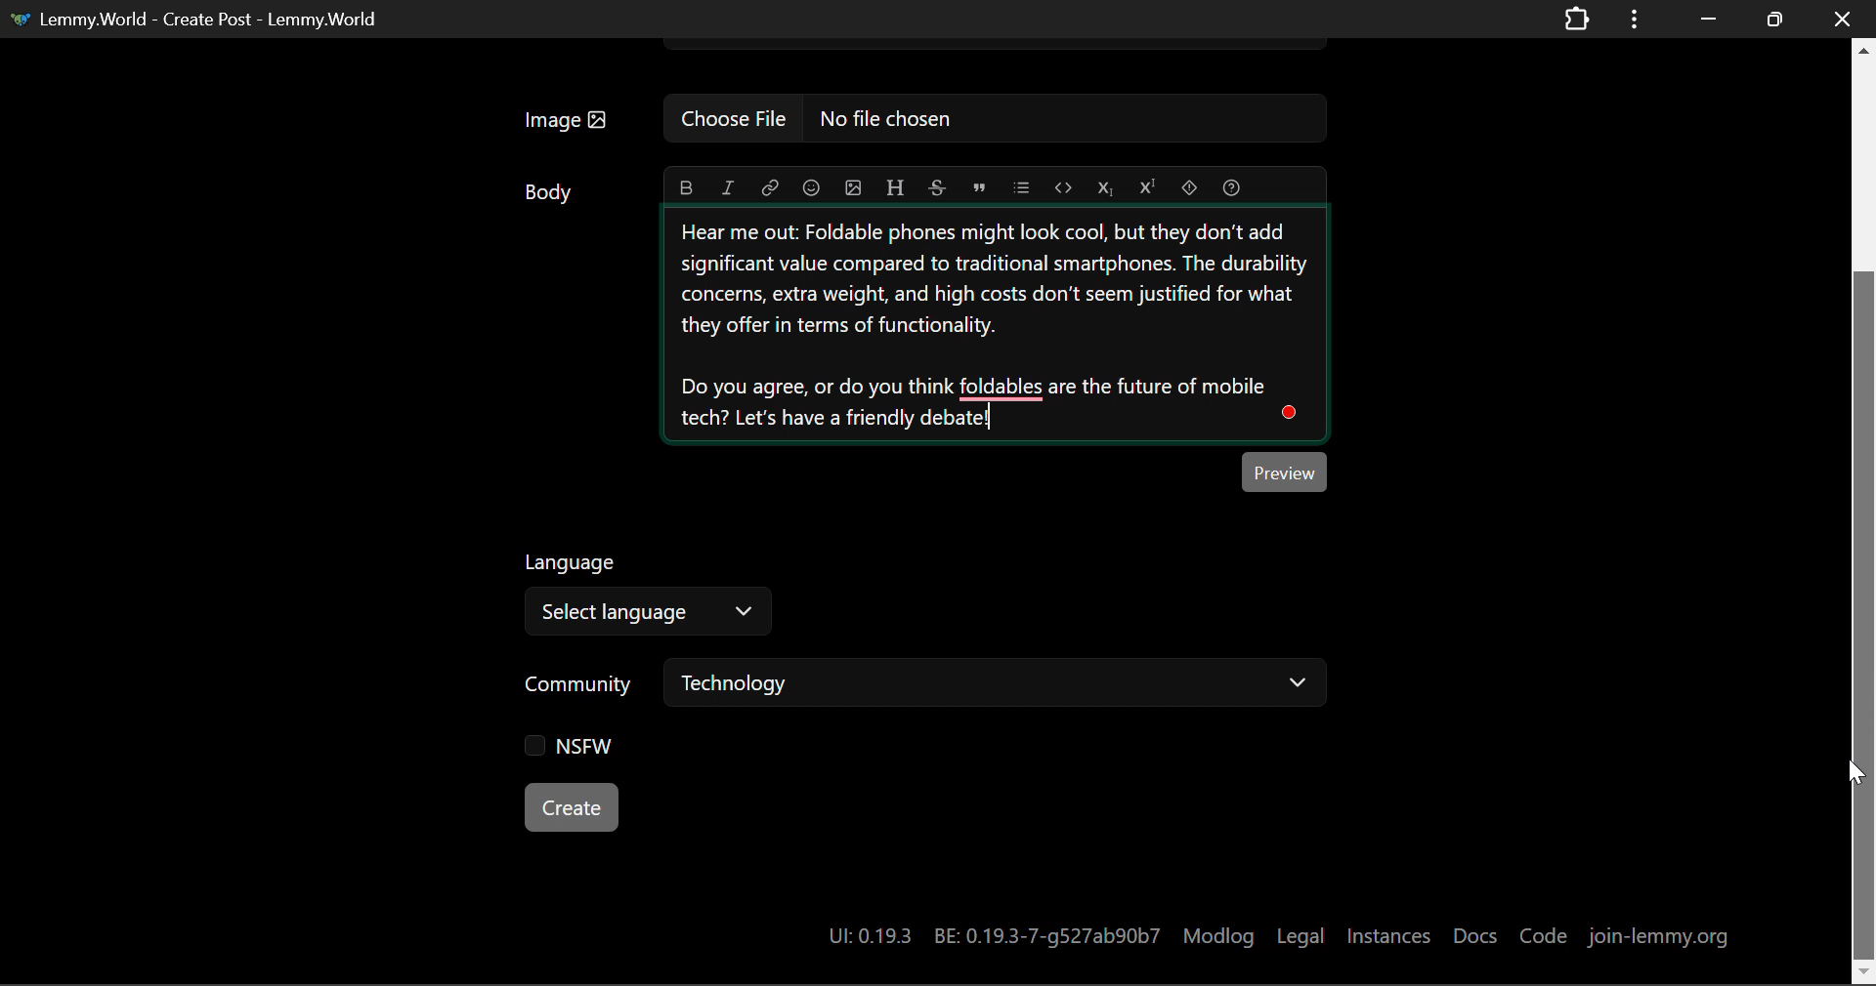  I want to click on spoiler, so click(1188, 188).